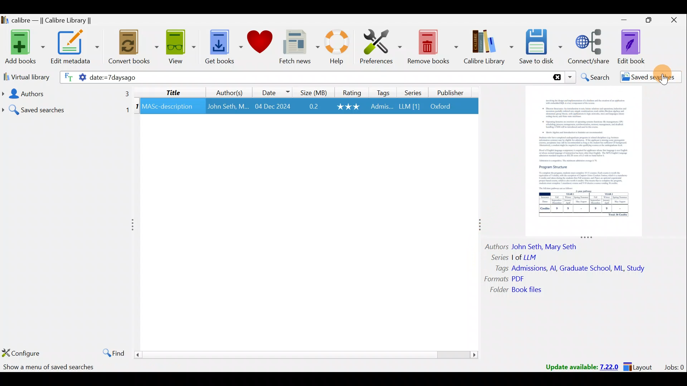 The image size is (687, 386). Describe the element at coordinates (444, 107) in the screenshot. I see `Oxford` at that location.